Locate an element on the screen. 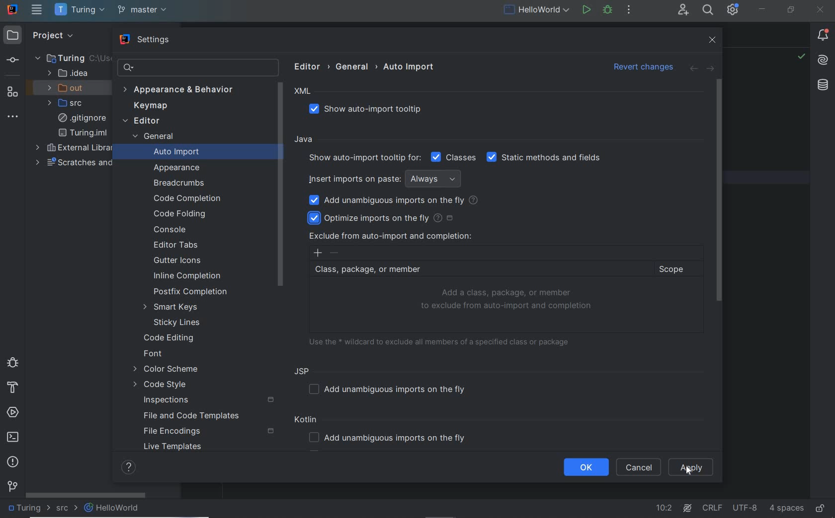 This screenshot has height=518, width=835. SMART KEYS is located at coordinates (174, 307).